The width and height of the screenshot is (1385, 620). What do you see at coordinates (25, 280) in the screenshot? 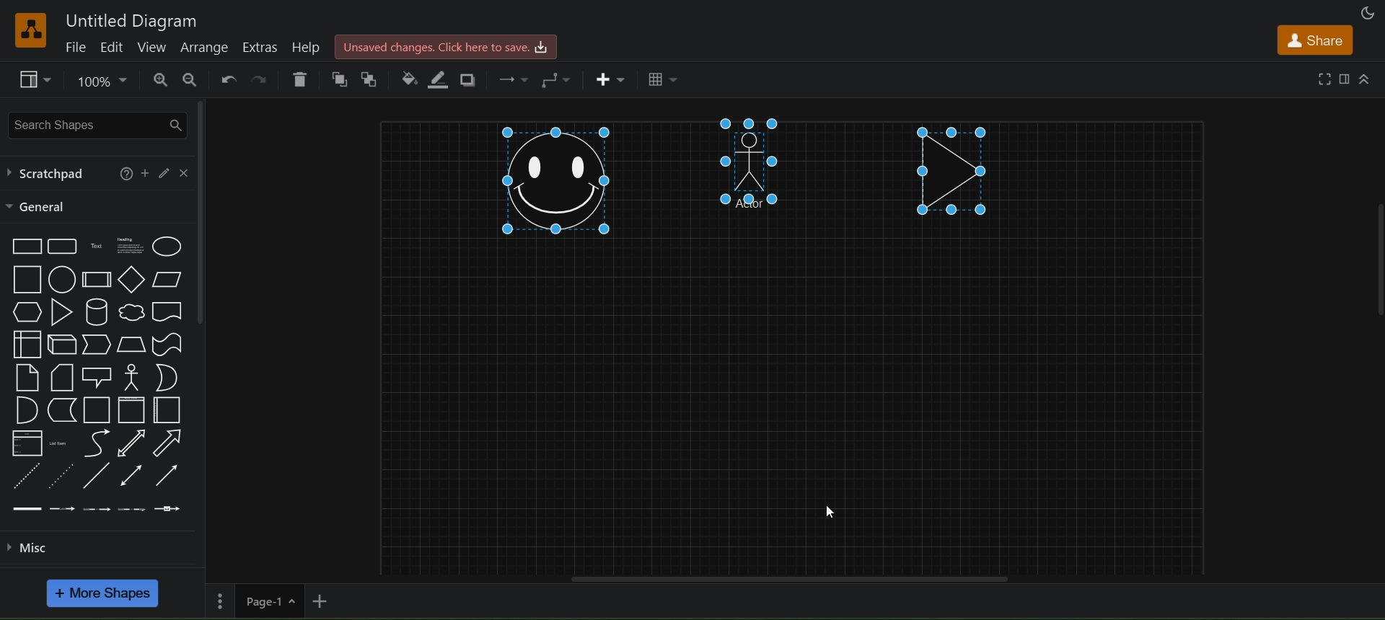
I see `square` at bounding box center [25, 280].